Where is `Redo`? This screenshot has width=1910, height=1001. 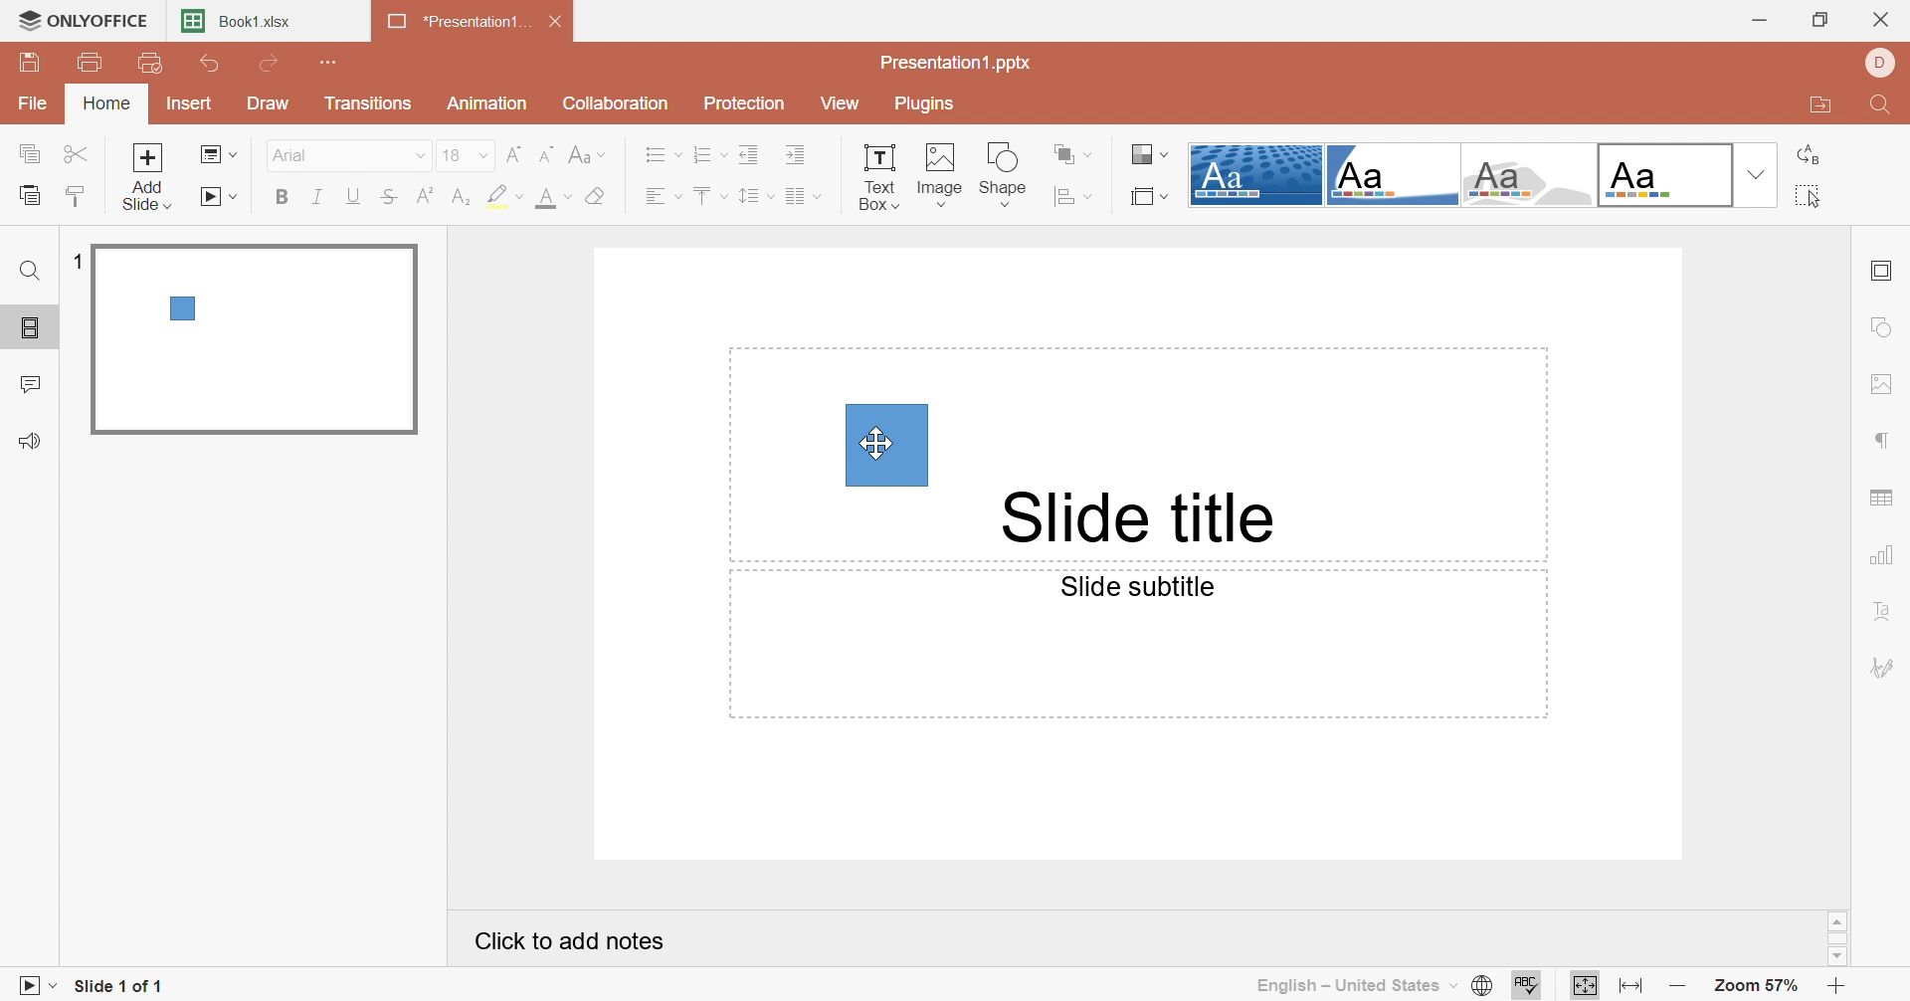
Redo is located at coordinates (271, 65).